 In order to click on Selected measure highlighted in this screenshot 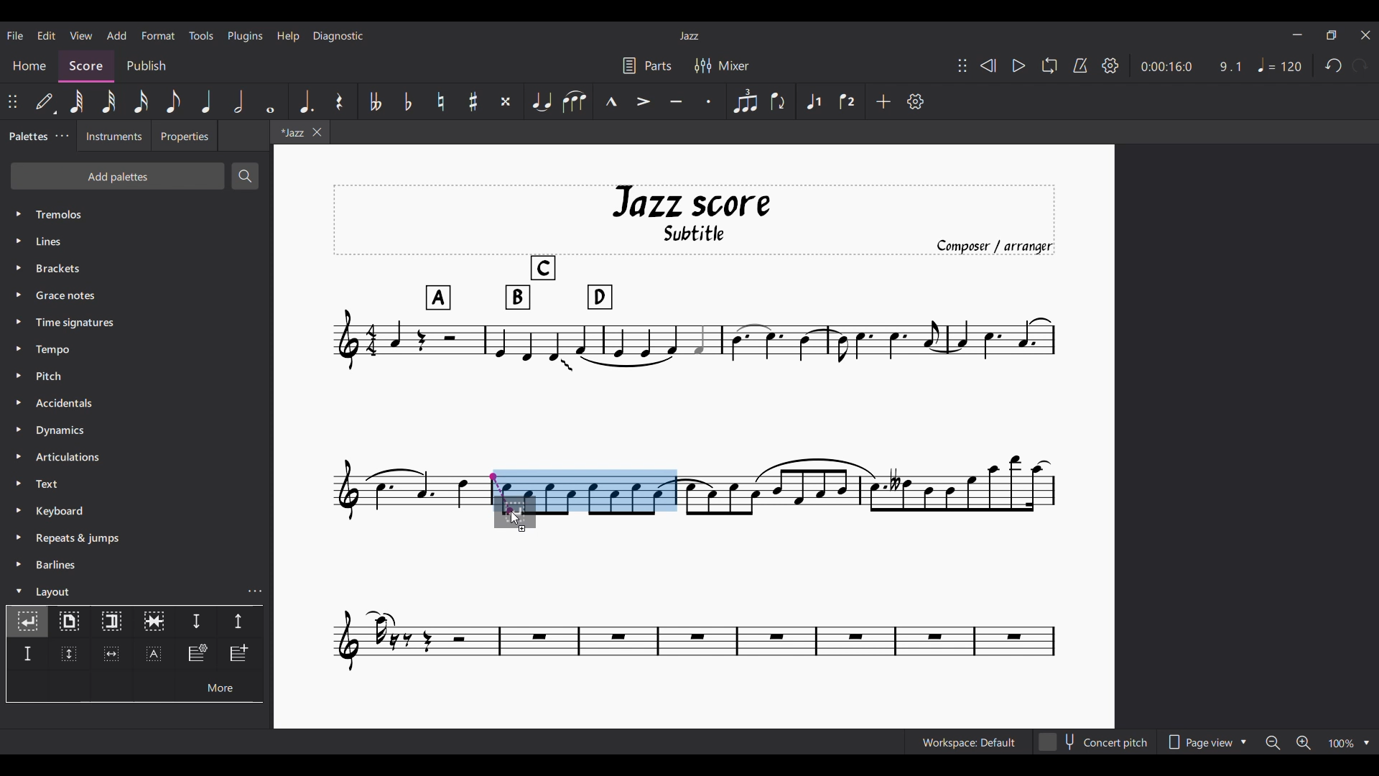, I will do `click(608, 490)`.